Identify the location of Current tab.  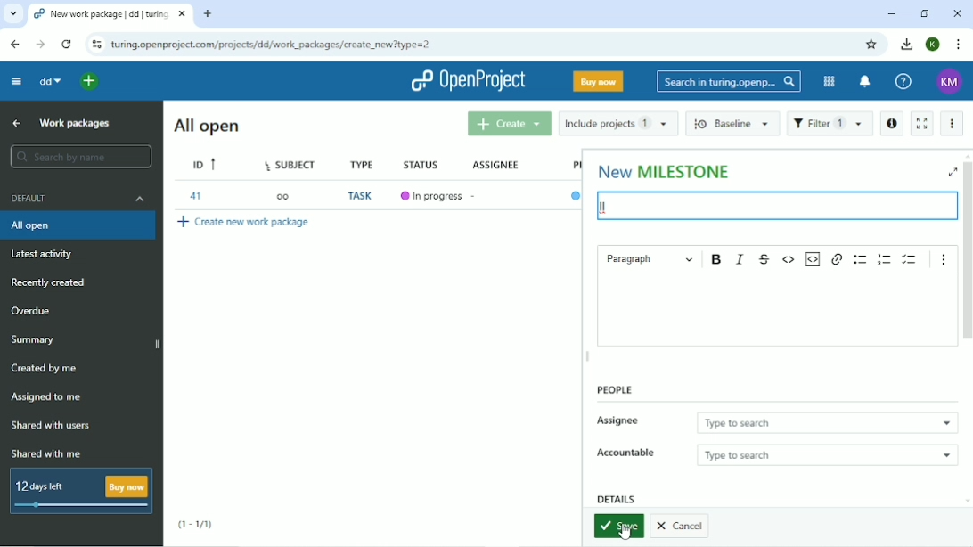
(111, 13).